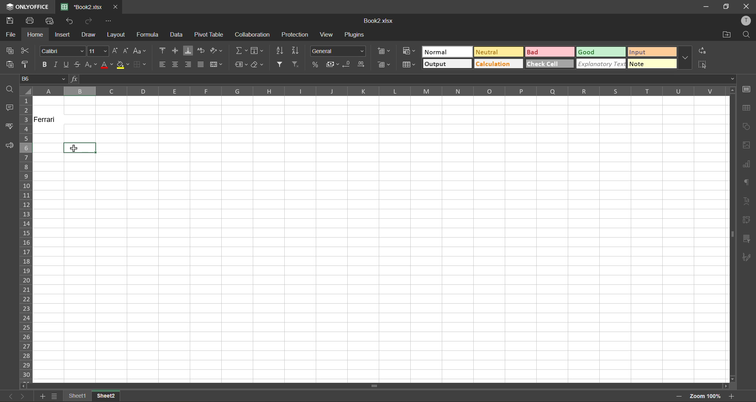  Describe the element at coordinates (10, 20) in the screenshot. I see `save` at that location.